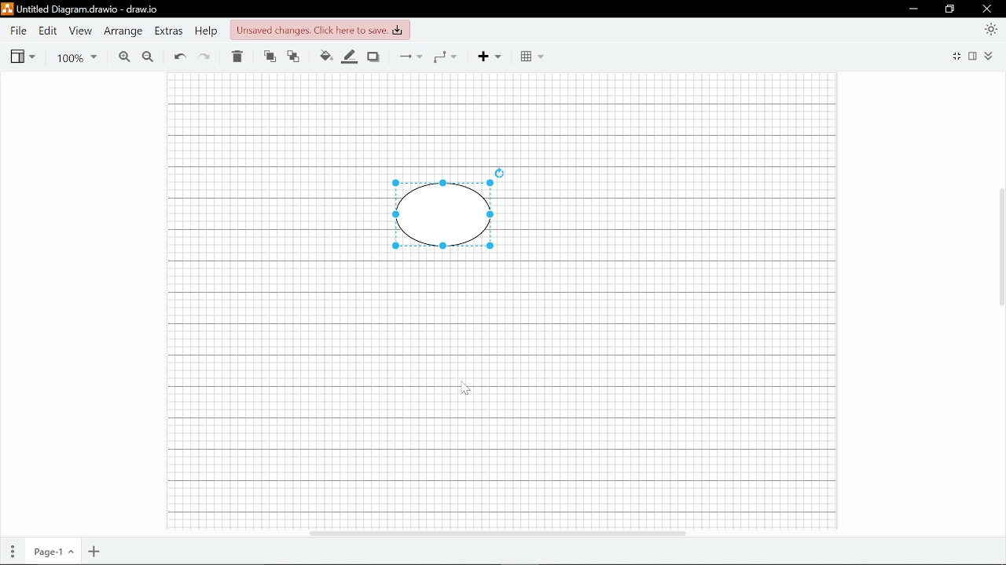 Image resolution: width=1006 pixels, height=565 pixels. I want to click on Add page, so click(92, 552).